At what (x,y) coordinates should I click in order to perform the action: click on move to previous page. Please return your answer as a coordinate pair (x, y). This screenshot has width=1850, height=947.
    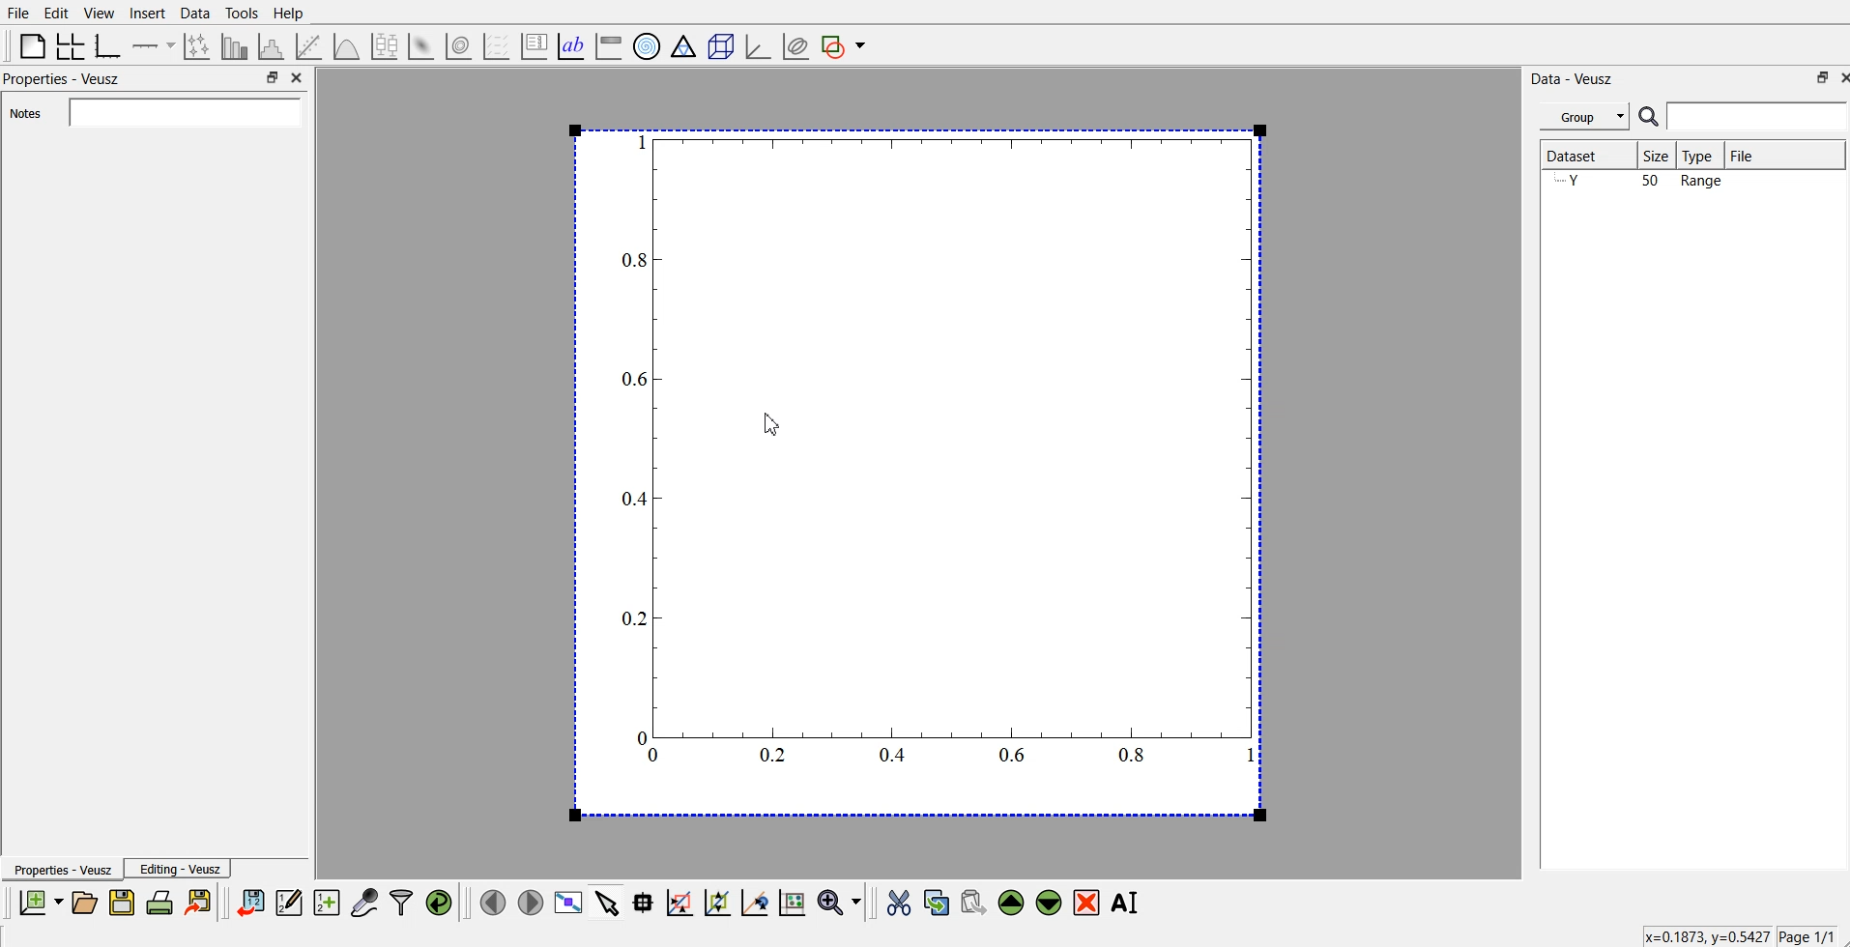
    Looking at the image, I should click on (494, 902).